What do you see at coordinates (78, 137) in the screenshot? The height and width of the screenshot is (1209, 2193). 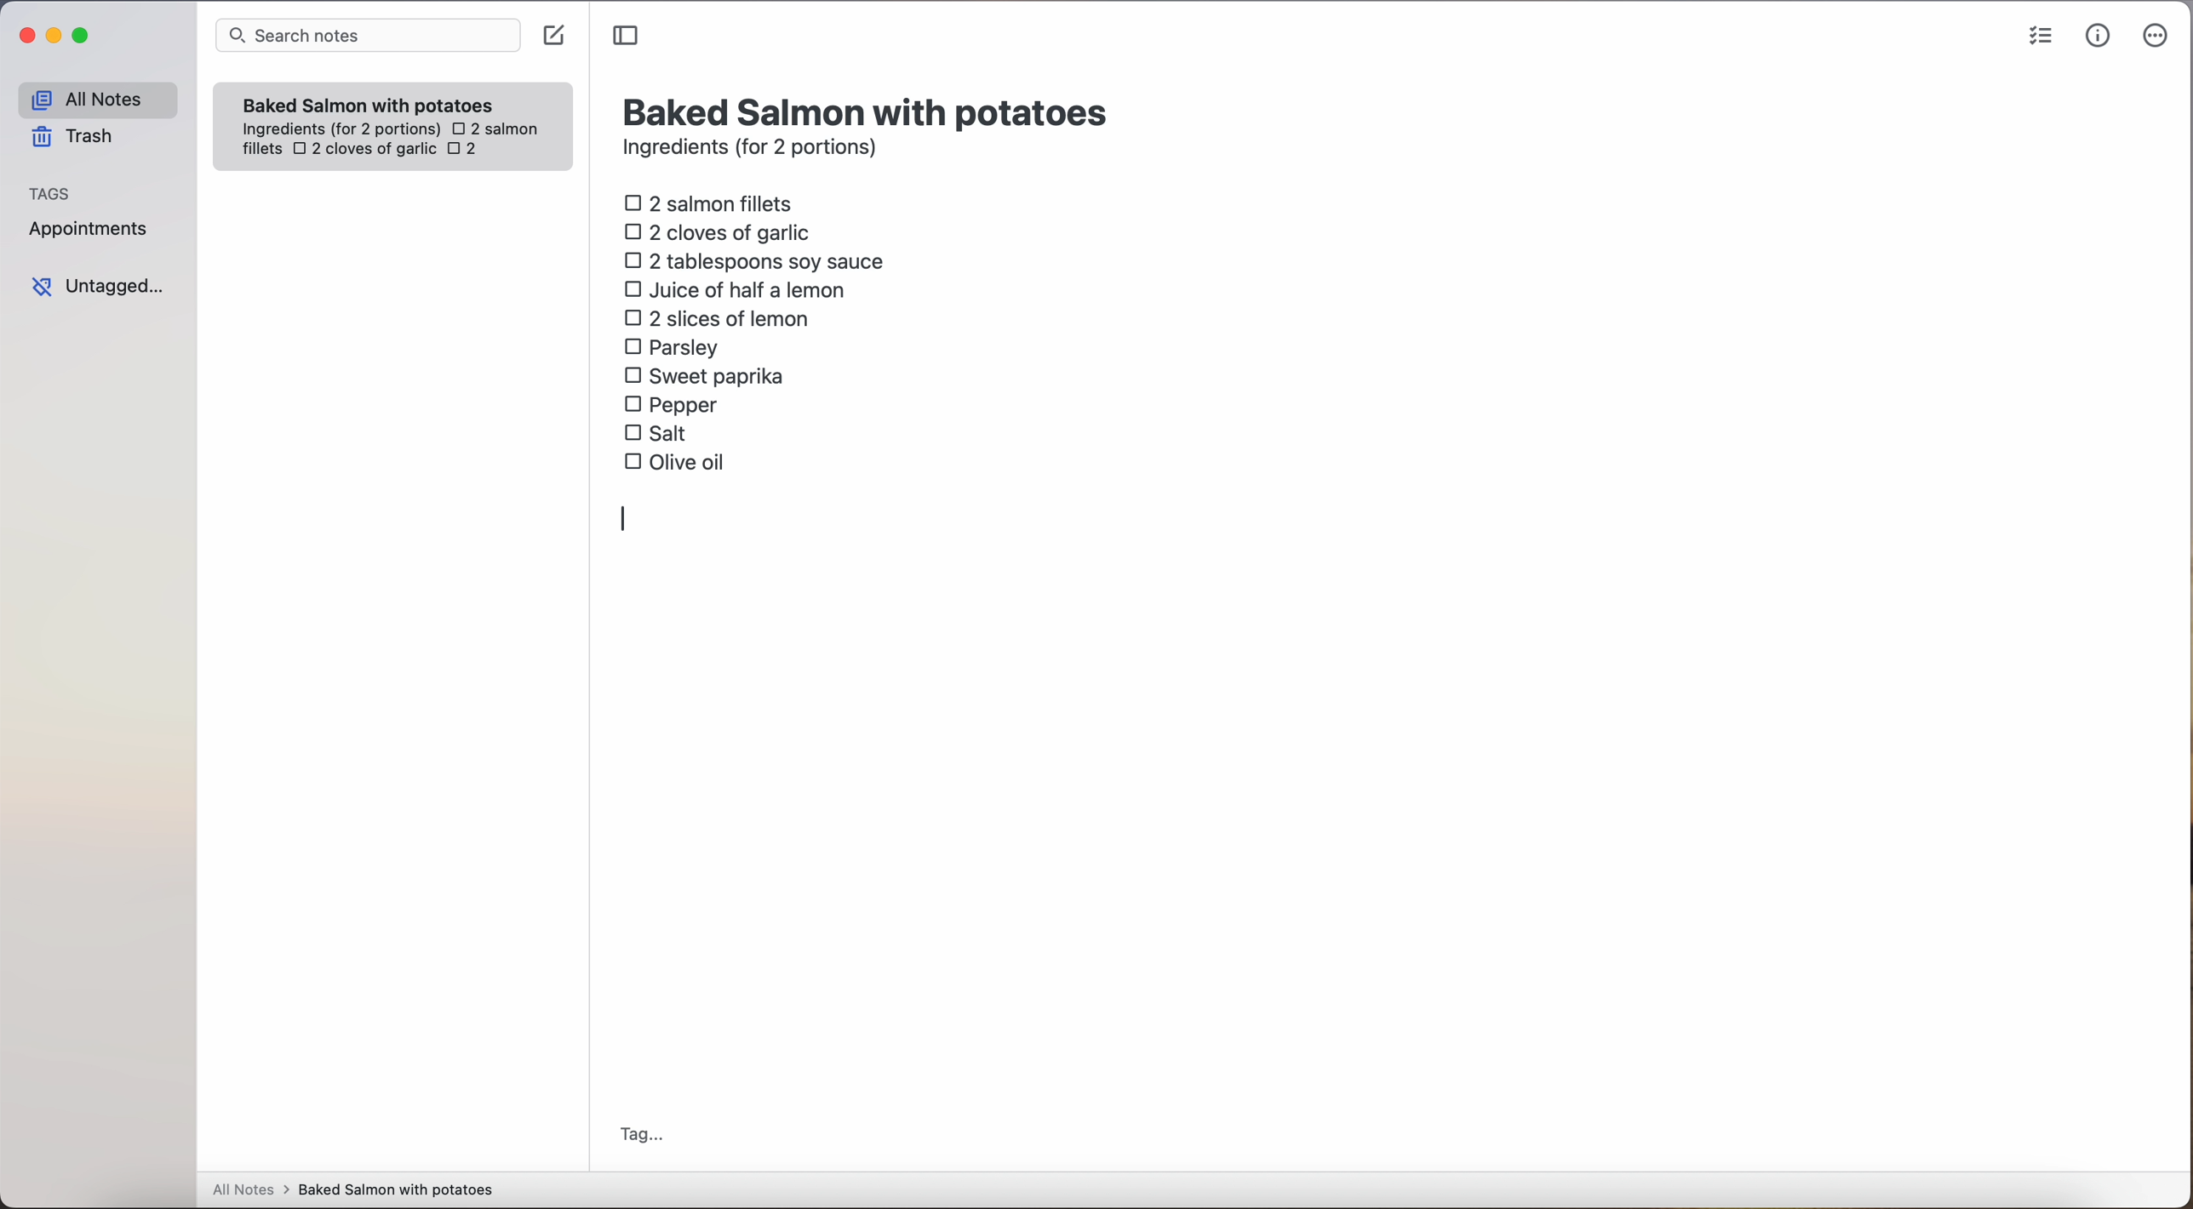 I see `trash` at bounding box center [78, 137].